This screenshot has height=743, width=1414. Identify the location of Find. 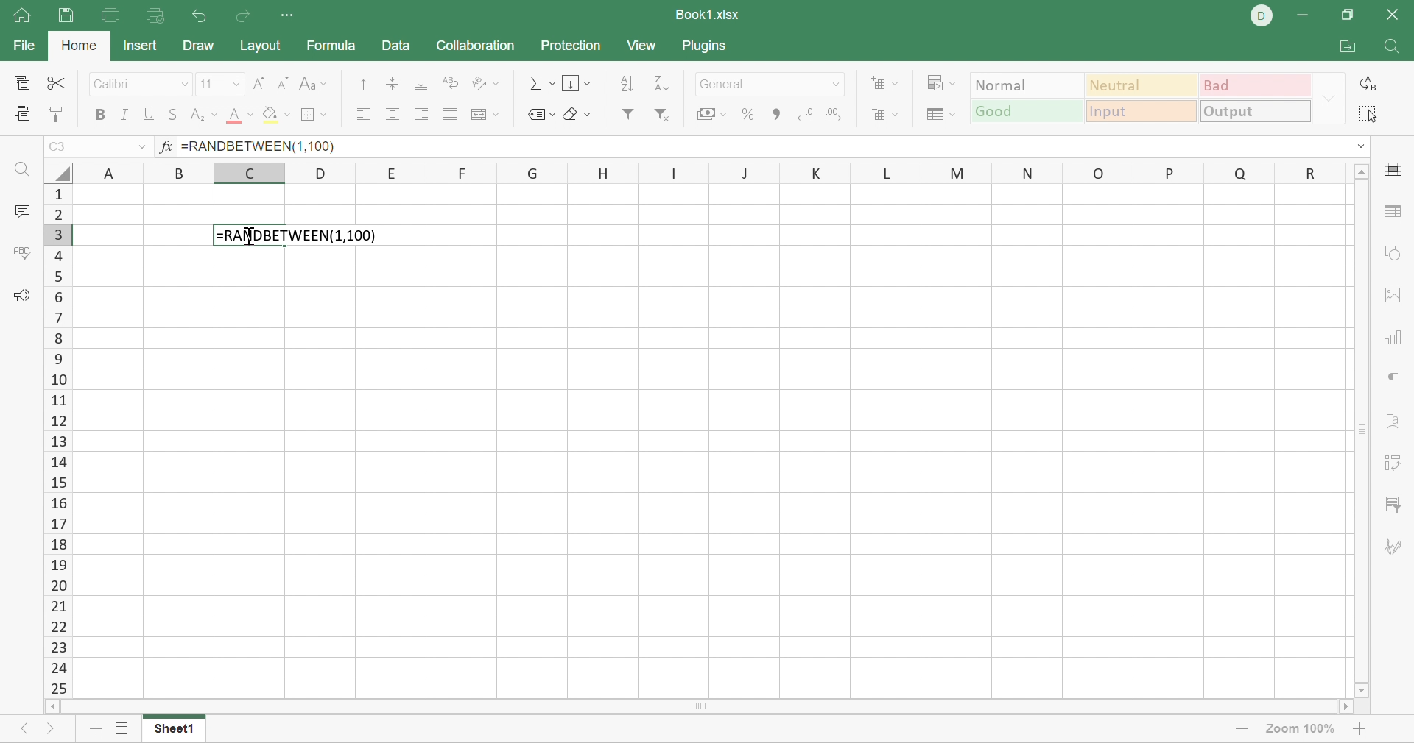
(19, 172).